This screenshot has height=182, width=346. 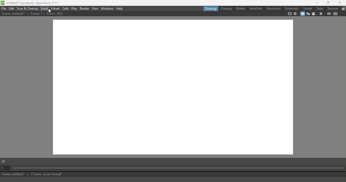 What do you see at coordinates (84, 9) in the screenshot?
I see `Render` at bounding box center [84, 9].